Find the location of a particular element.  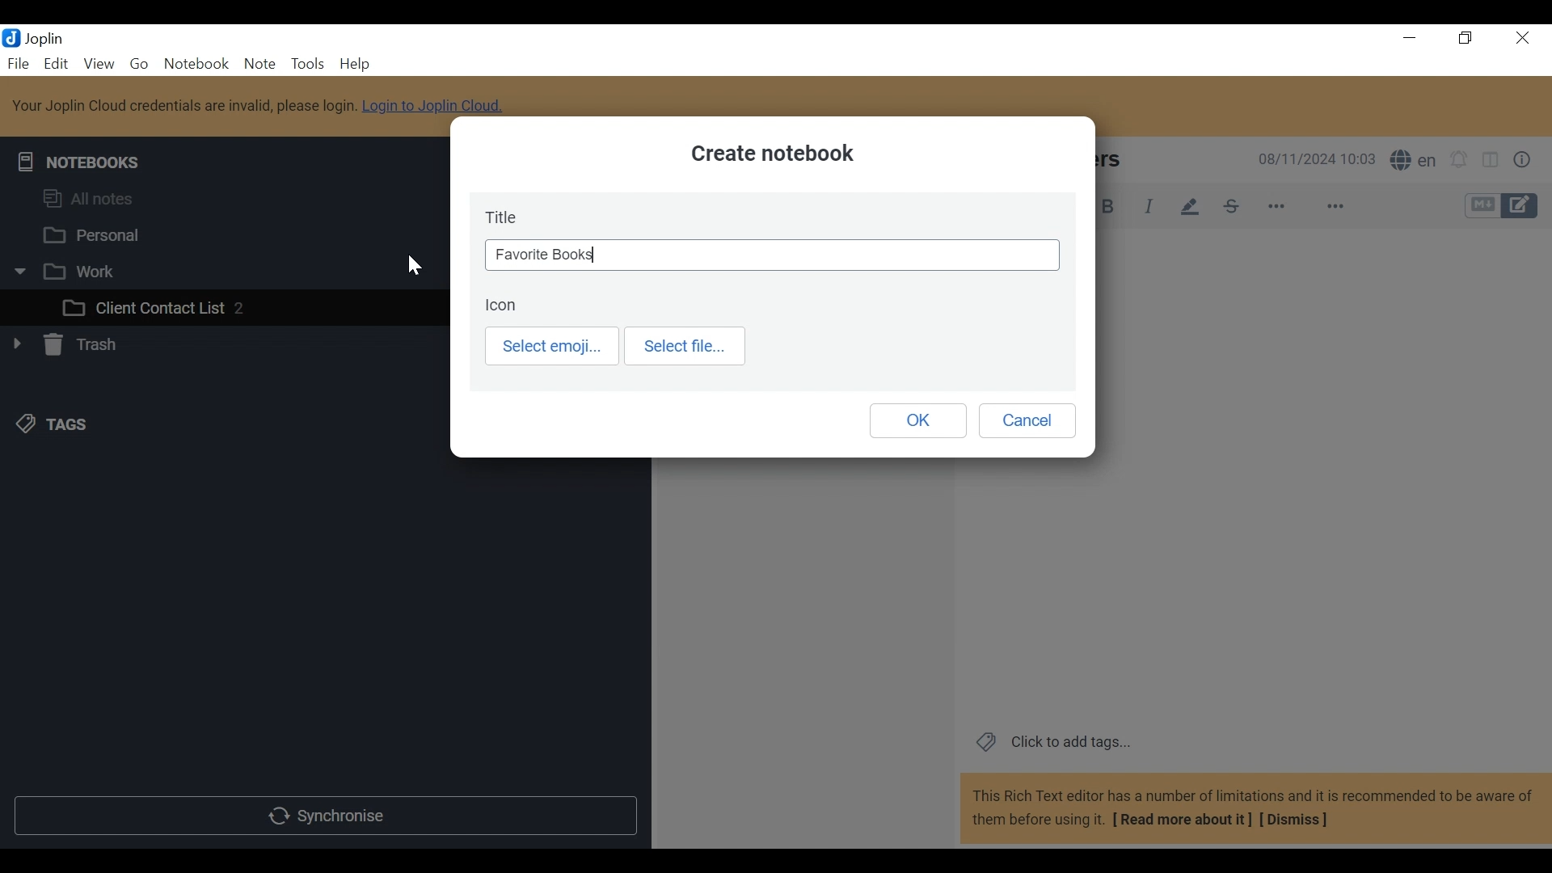

S is located at coordinates (1413, 161).